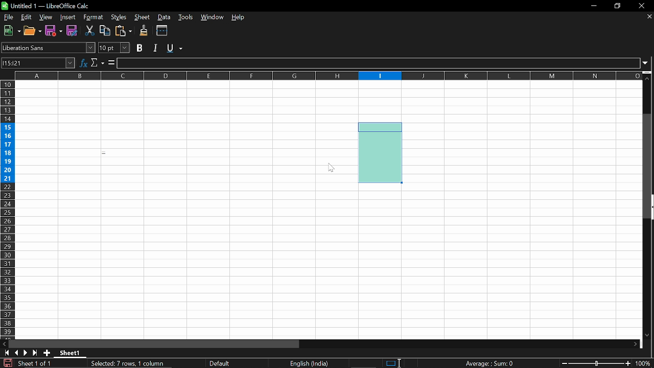  What do you see at coordinates (648, 17) in the screenshot?
I see `Close sheets` at bounding box center [648, 17].